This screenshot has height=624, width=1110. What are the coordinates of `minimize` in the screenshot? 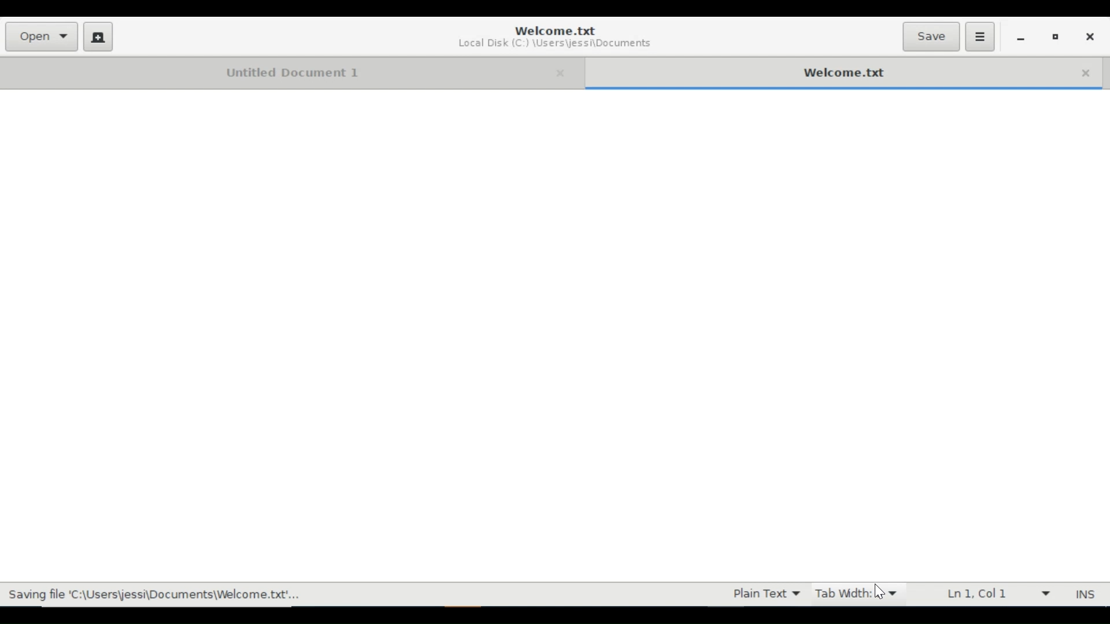 It's located at (1021, 38).